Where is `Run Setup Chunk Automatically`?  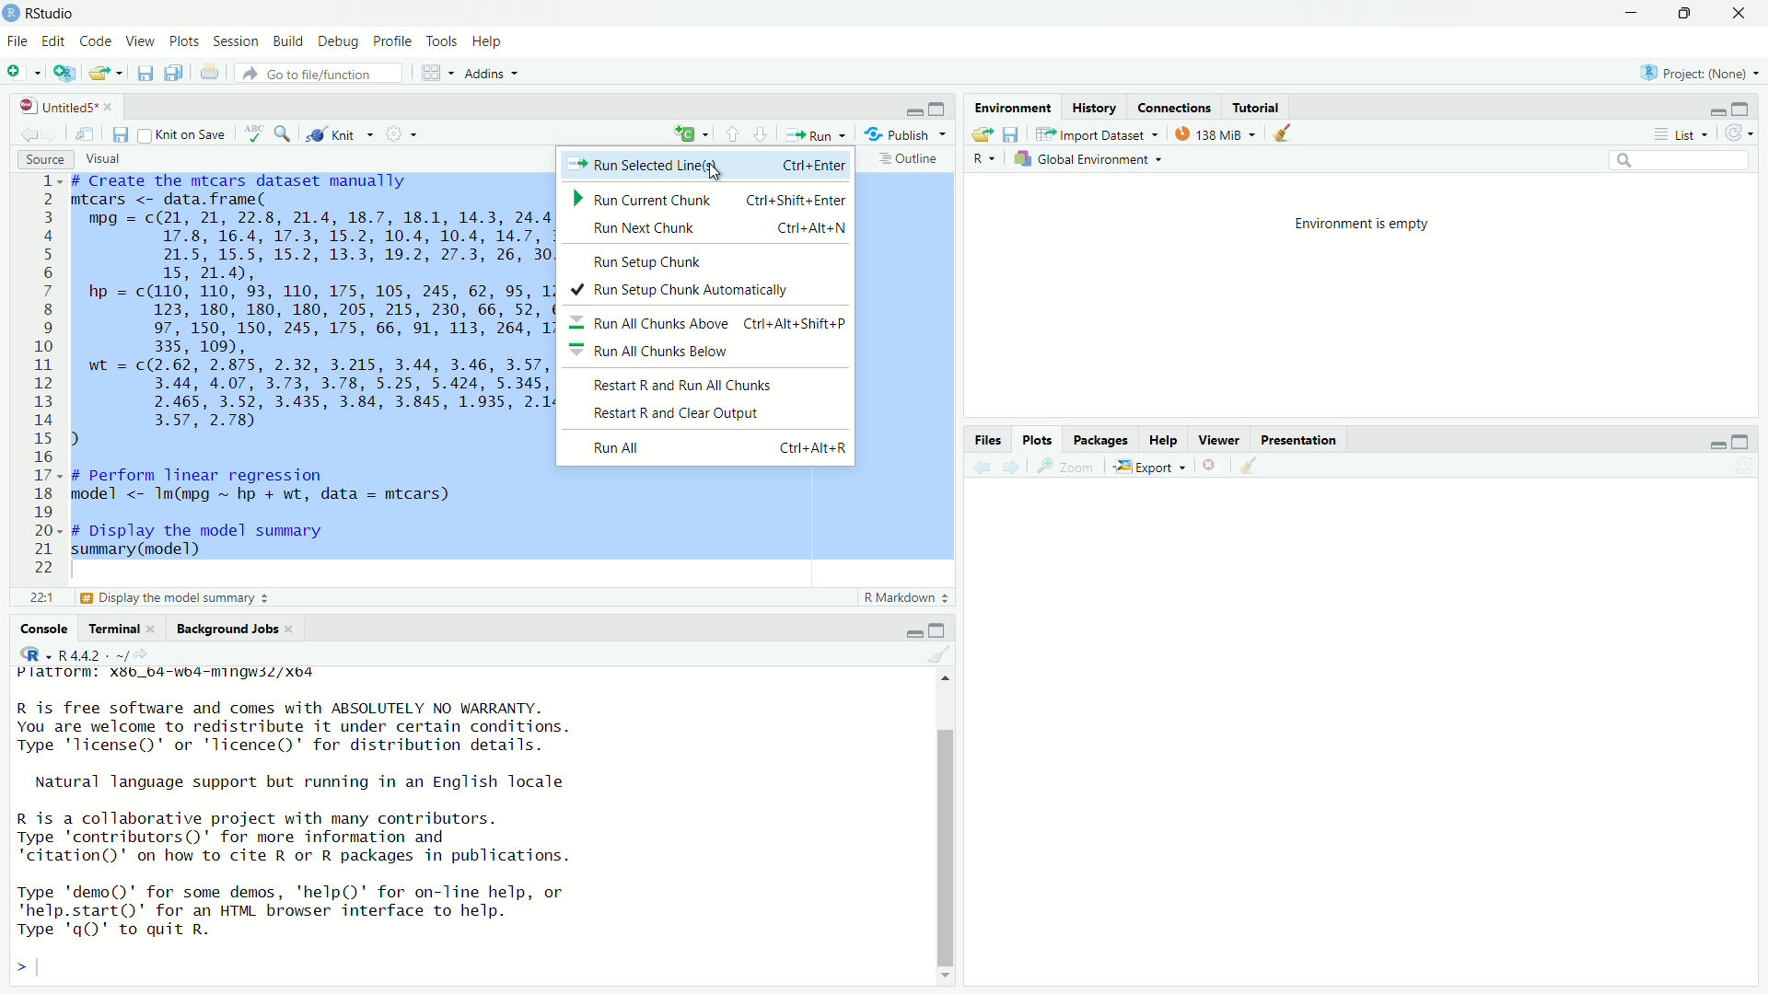 Run Setup Chunk Automatically is located at coordinates (672, 291).